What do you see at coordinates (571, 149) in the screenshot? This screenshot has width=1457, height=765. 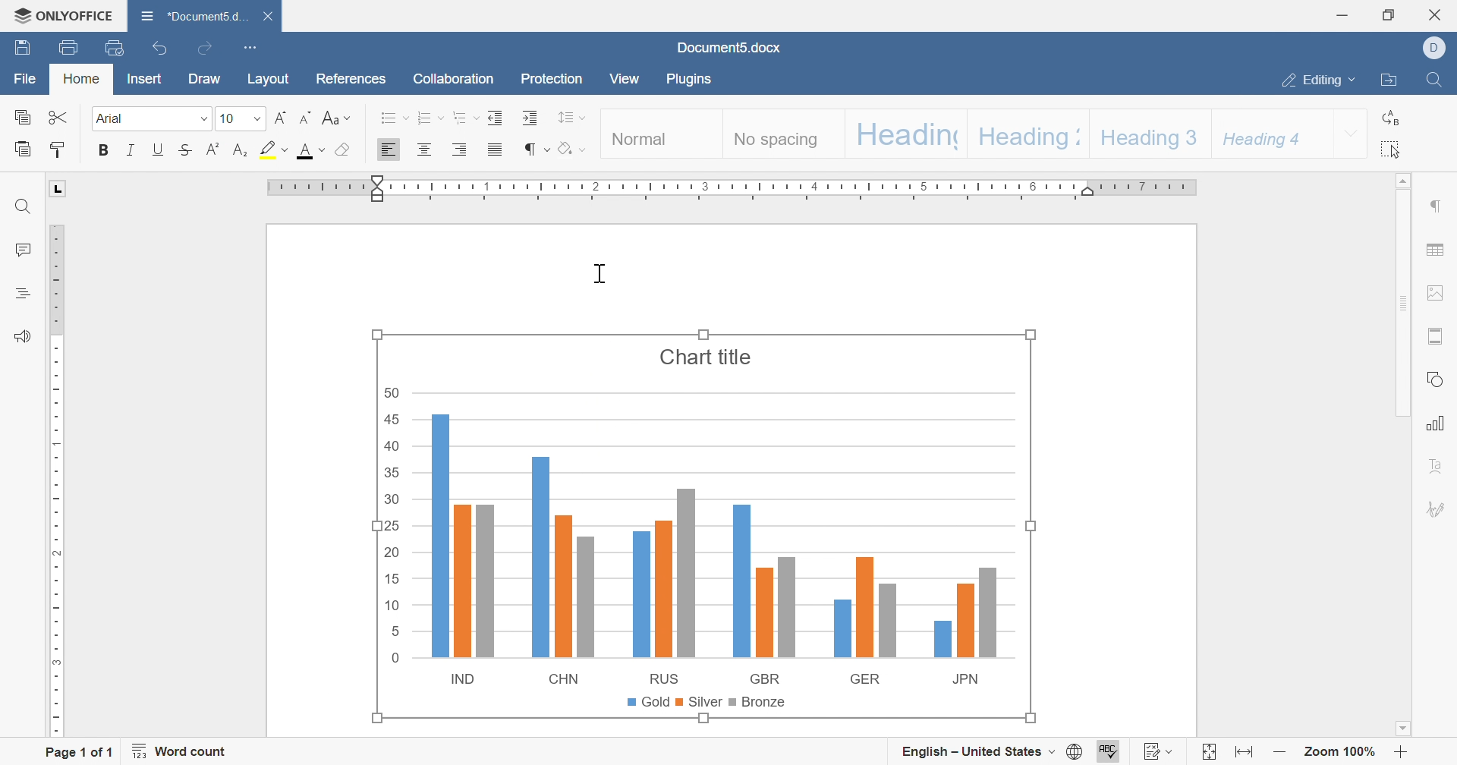 I see `shading` at bounding box center [571, 149].